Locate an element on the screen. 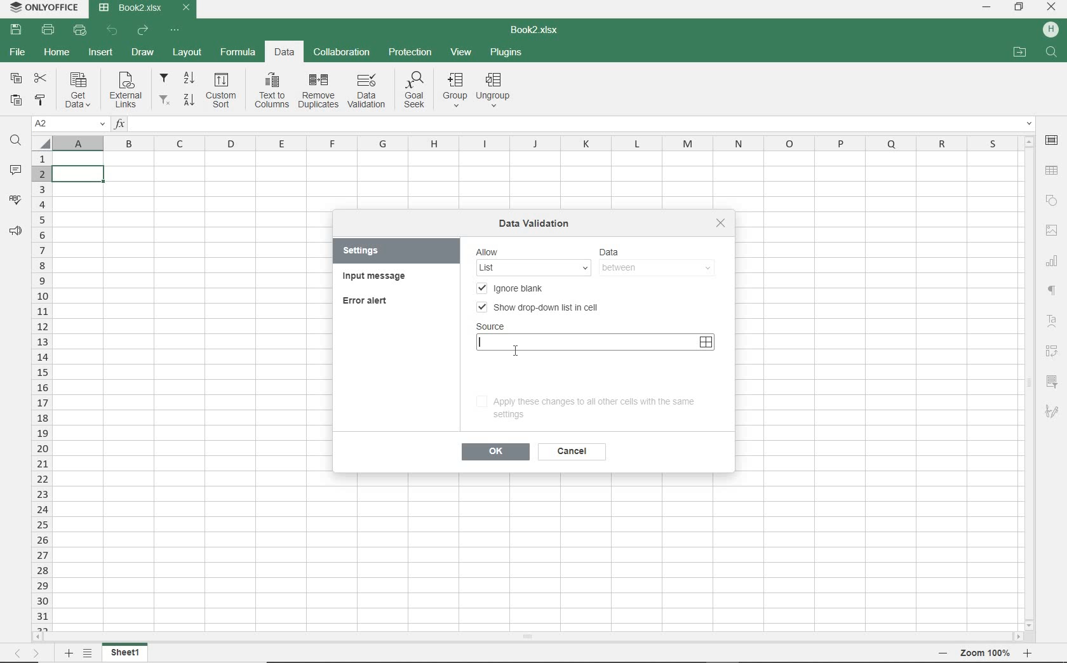 The image size is (1067, 663). get data is located at coordinates (81, 90).